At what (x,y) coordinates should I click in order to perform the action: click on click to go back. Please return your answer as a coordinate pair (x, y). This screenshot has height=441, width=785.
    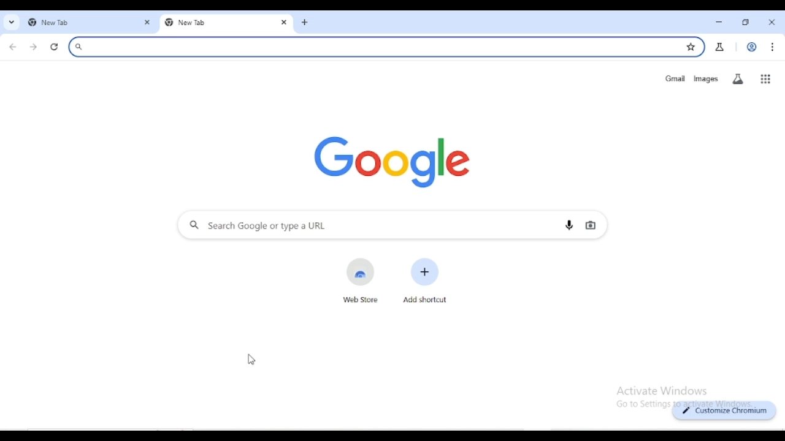
    Looking at the image, I should click on (13, 47).